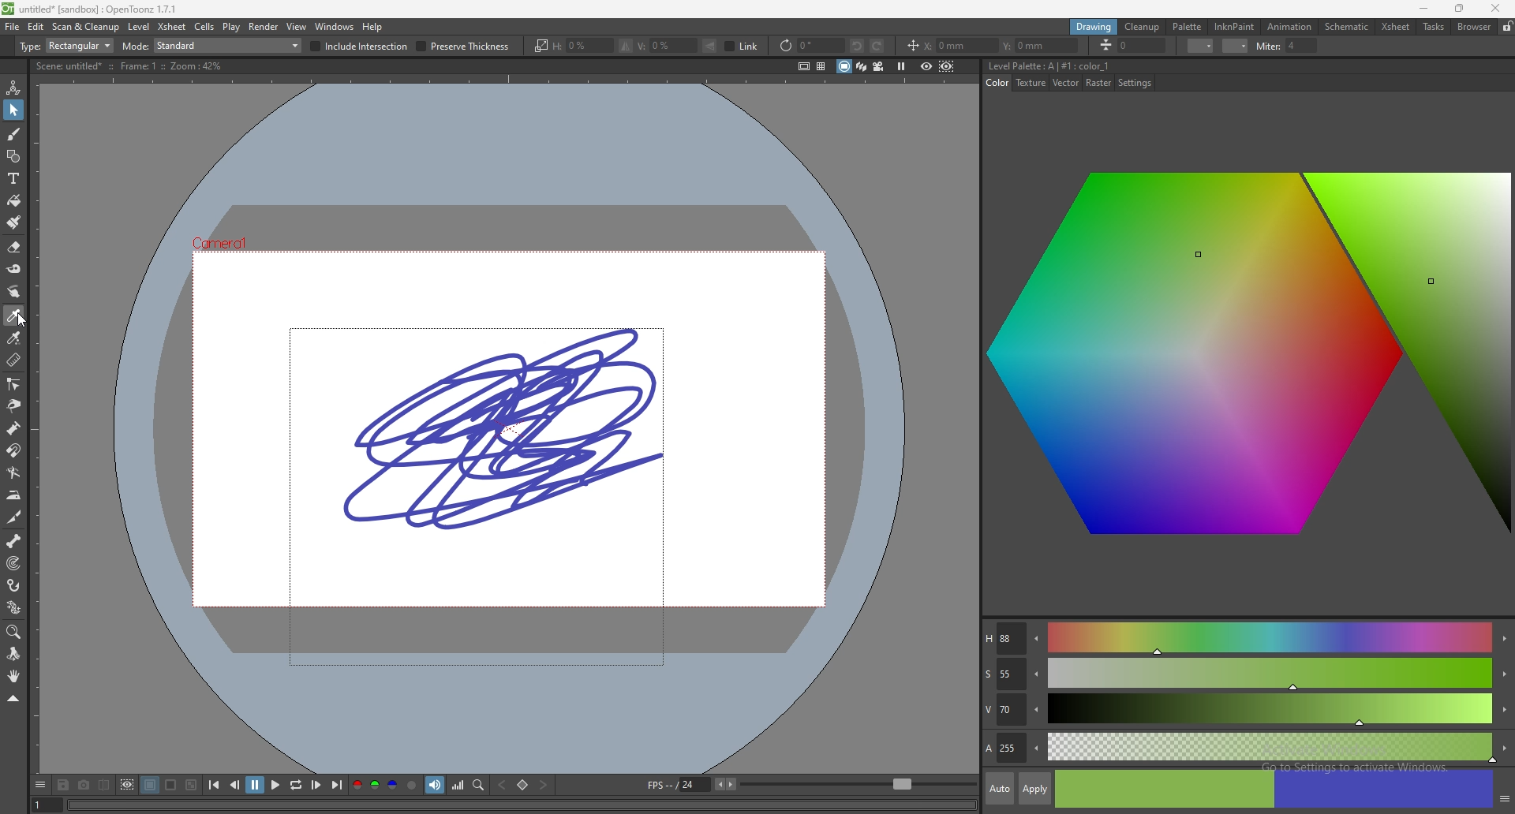 This screenshot has height=814, width=1515. I want to click on set key, so click(523, 785).